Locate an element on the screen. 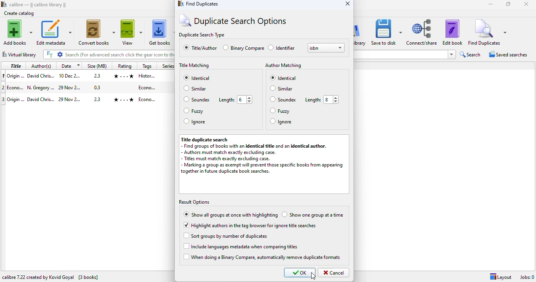  highlight authors in the tag browser for ignore title searches is located at coordinates (249, 225).